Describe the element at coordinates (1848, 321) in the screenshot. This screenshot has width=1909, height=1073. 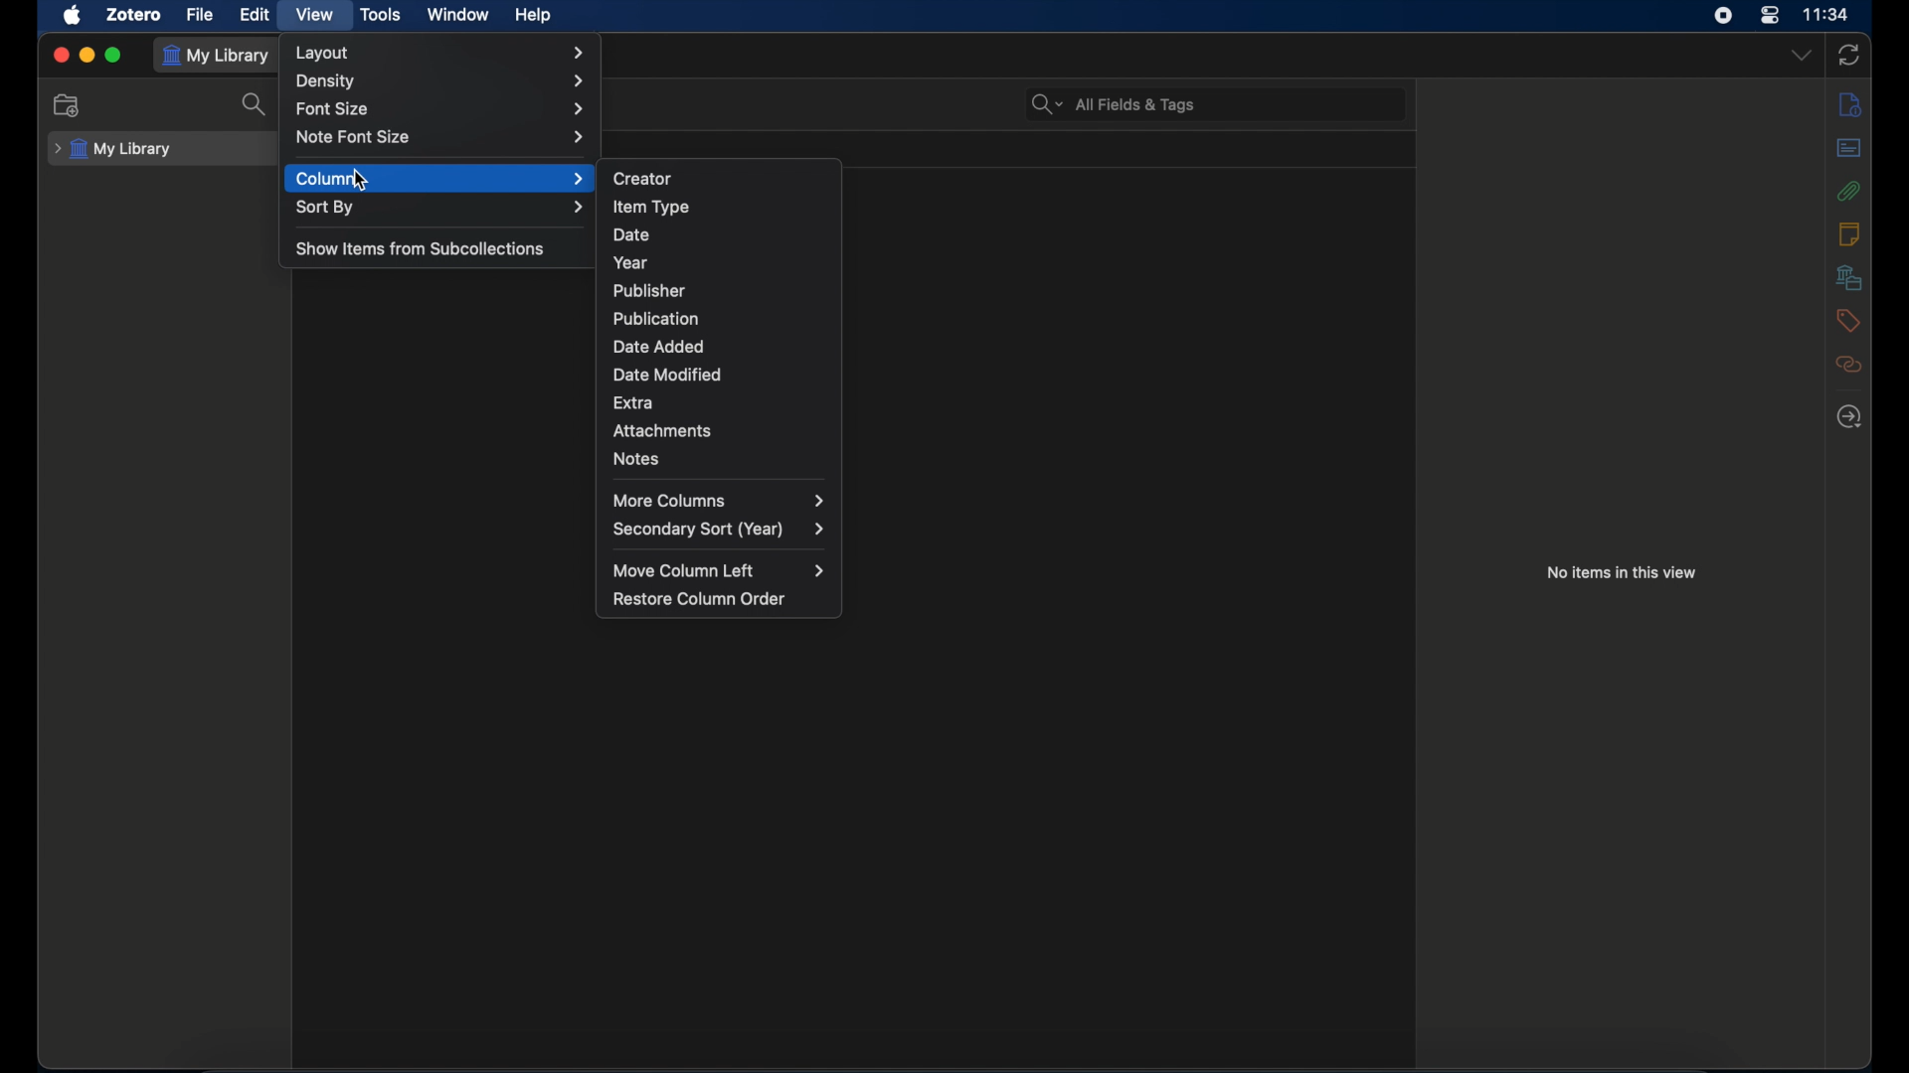
I see `tags` at that location.